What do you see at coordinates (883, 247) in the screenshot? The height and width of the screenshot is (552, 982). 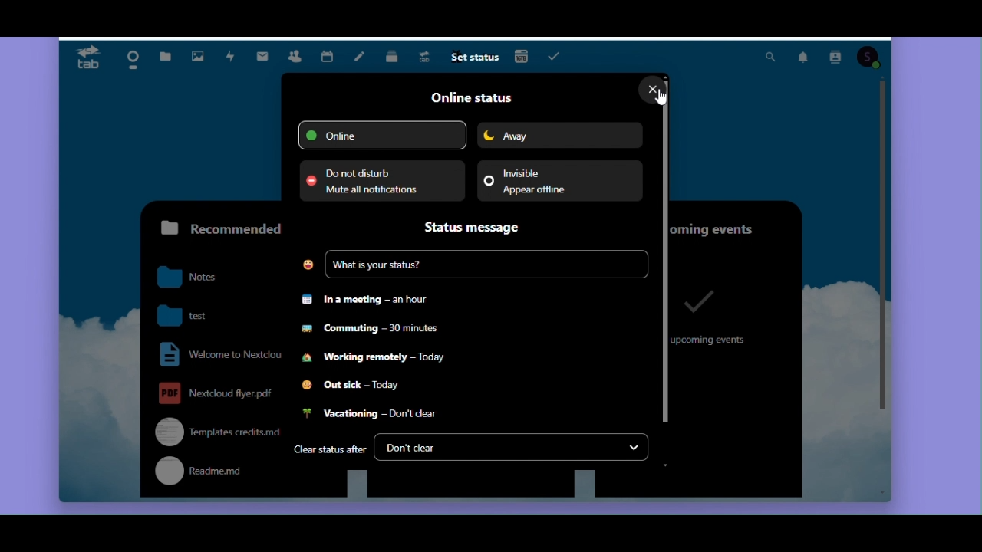 I see `Vertical scrollbar` at bounding box center [883, 247].